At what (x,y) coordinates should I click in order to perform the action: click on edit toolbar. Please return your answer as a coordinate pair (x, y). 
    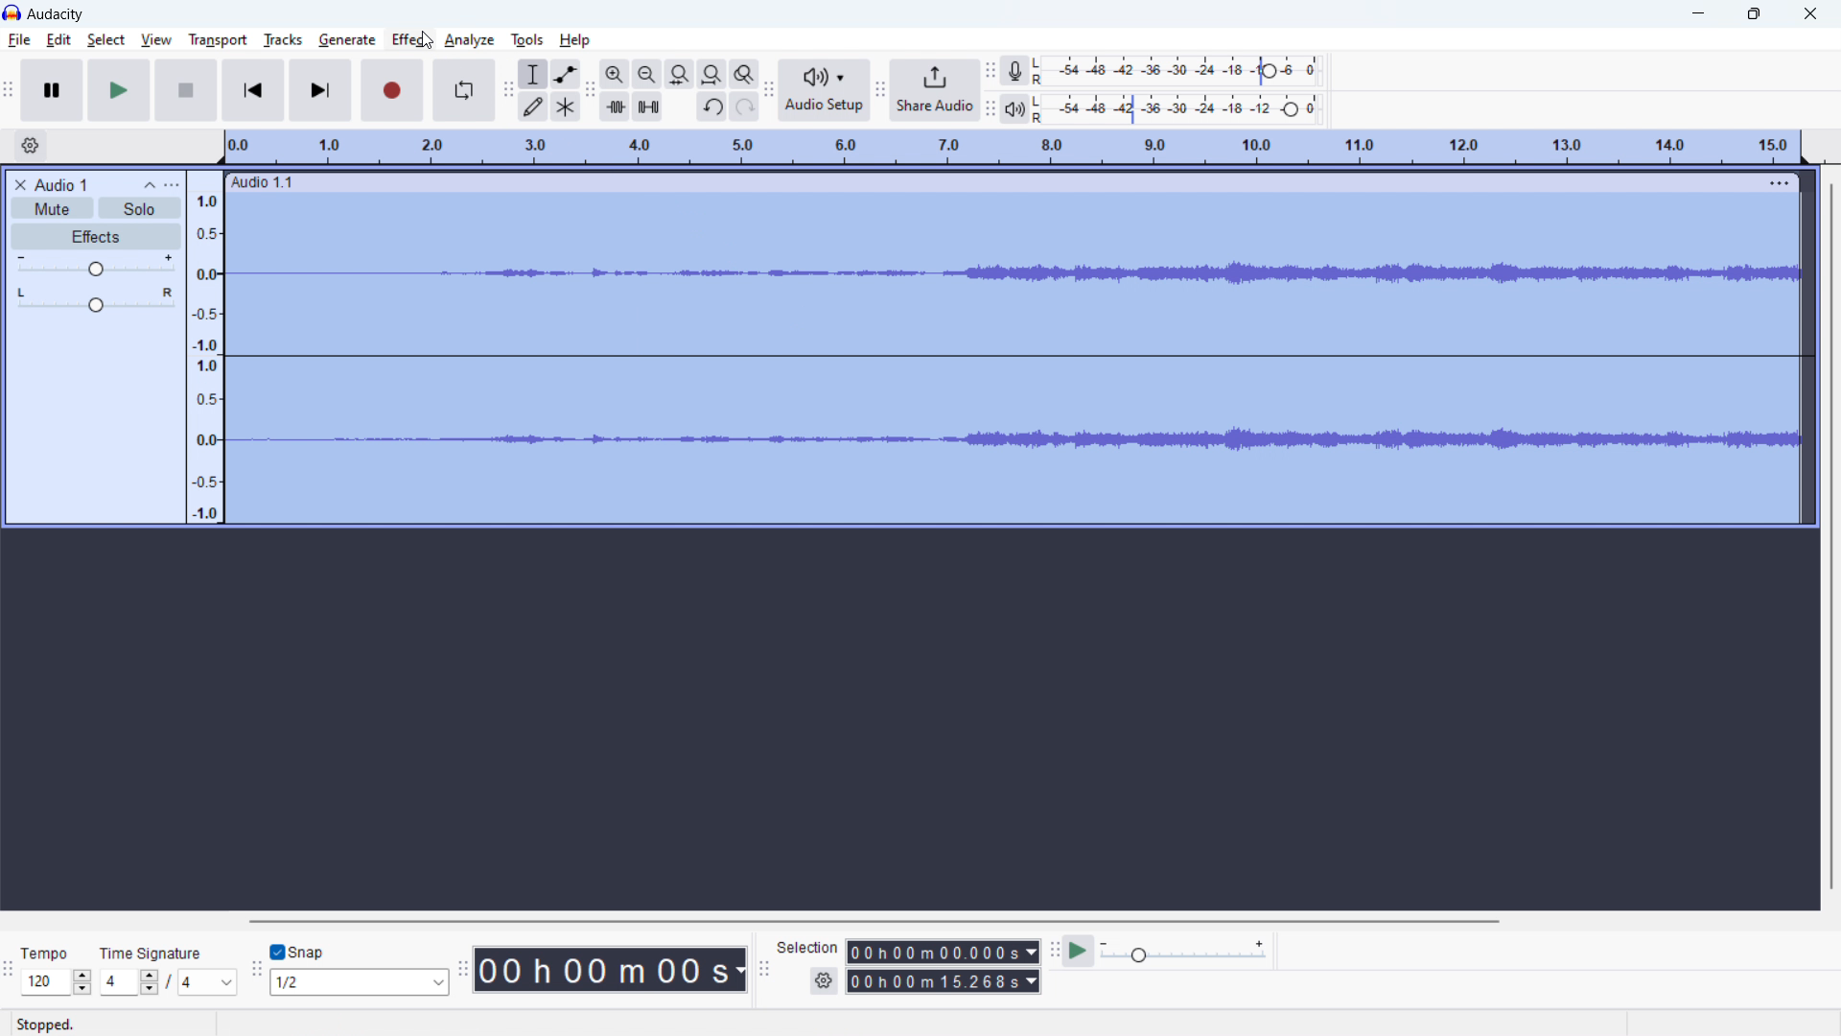
    Looking at the image, I should click on (590, 90).